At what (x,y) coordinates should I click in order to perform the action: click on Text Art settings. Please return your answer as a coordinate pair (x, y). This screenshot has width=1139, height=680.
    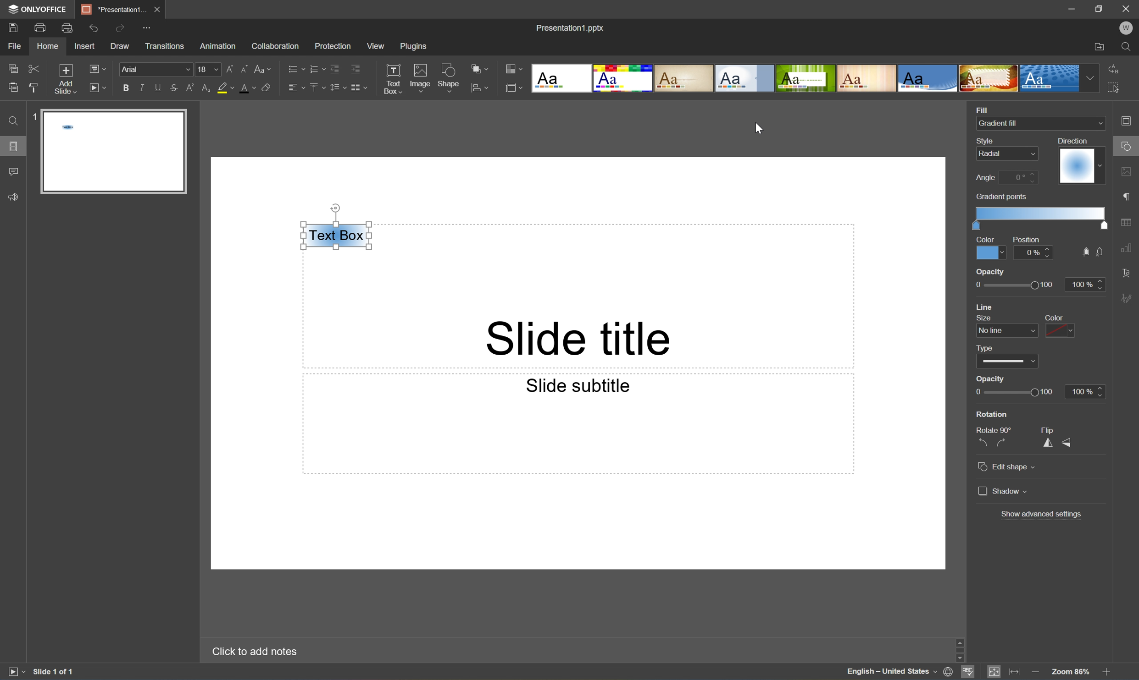
    Looking at the image, I should click on (1129, 273).